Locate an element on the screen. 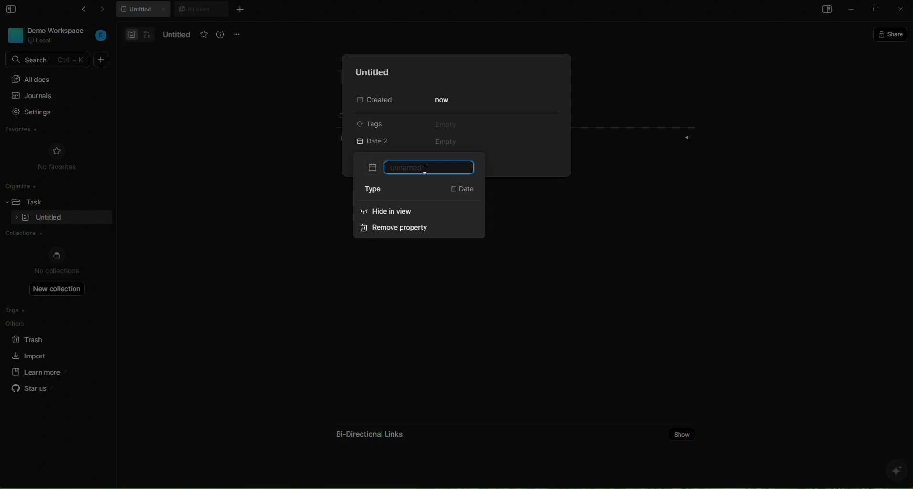 This screenshot has width=913, height=489. empty folder is located at coordinates (49, 218).